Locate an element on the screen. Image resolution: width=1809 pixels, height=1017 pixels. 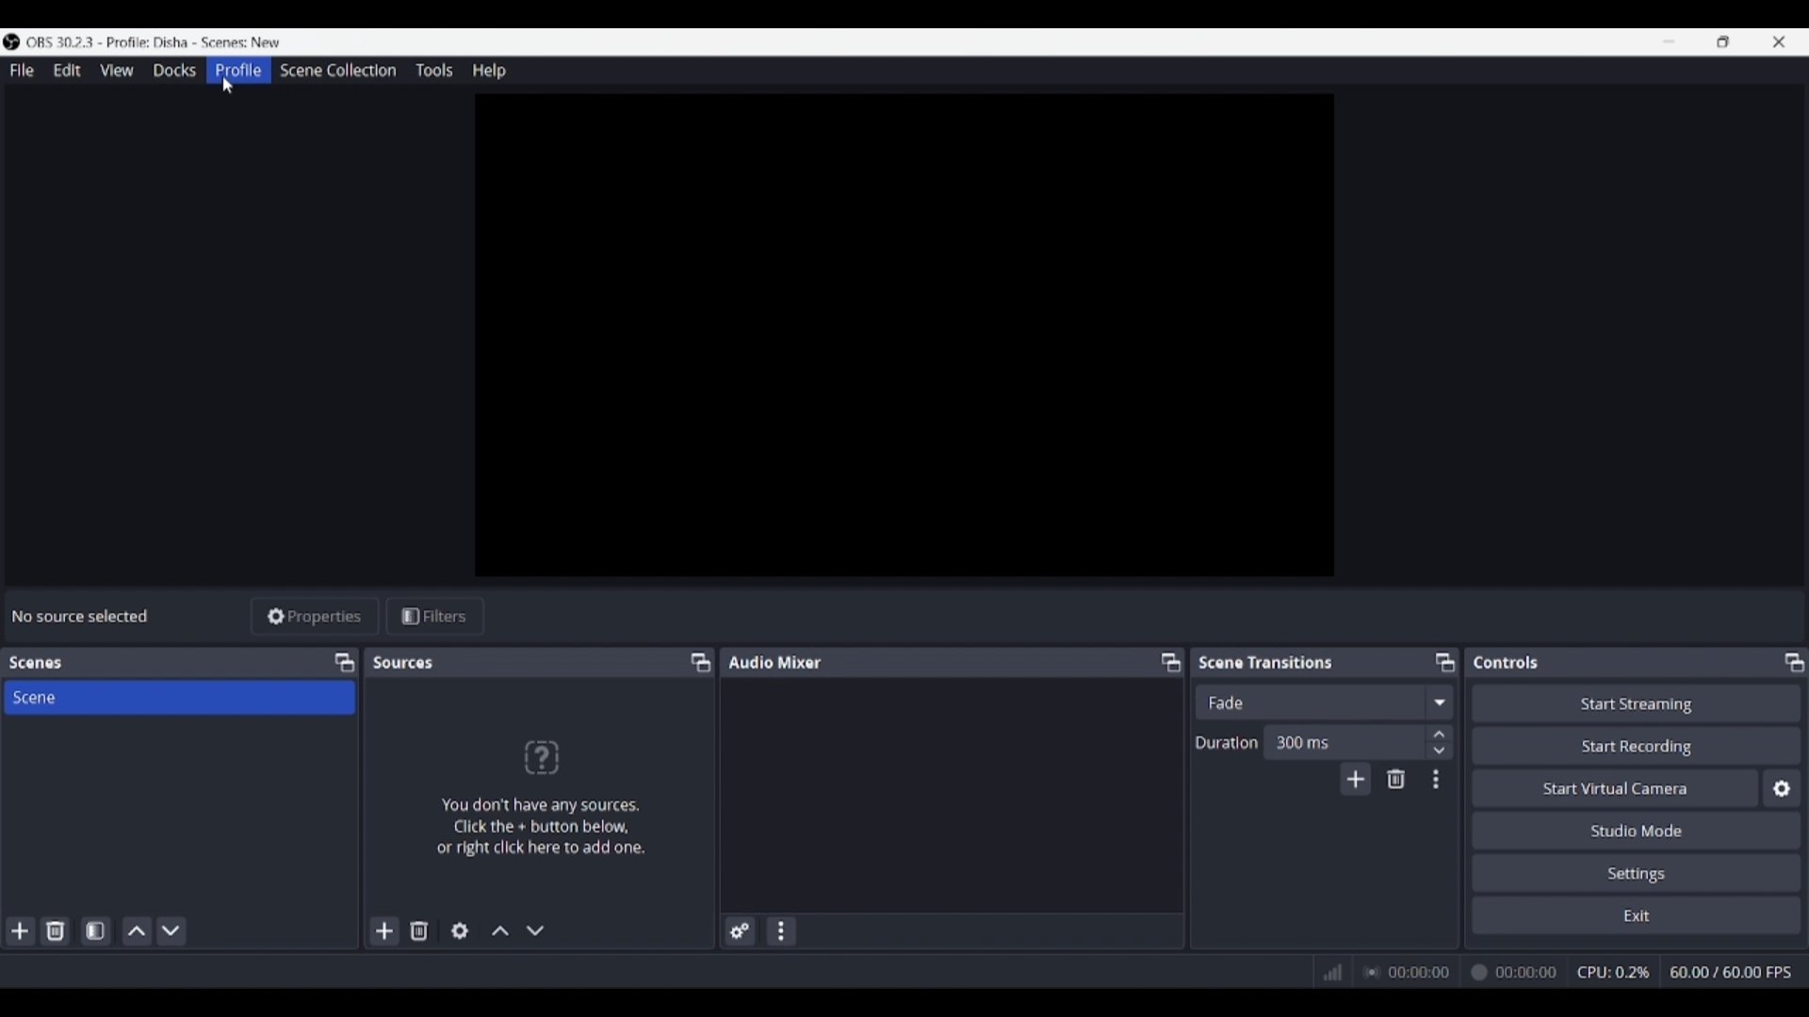
Panel title is located at coordinates (1266, 661).